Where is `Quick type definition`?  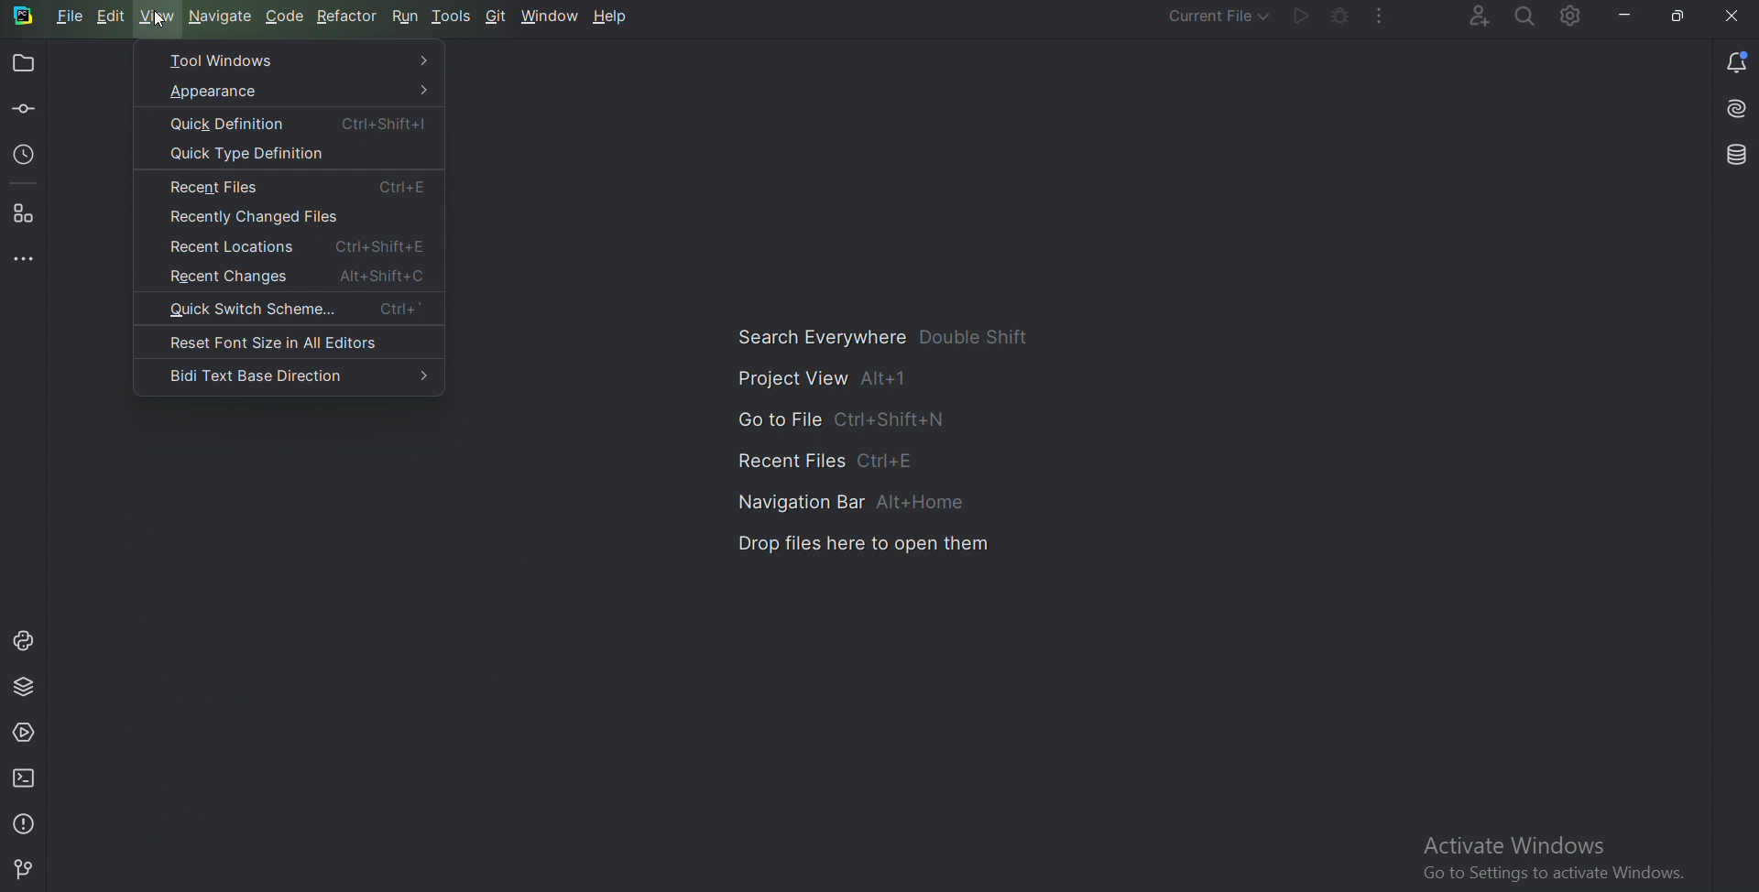 Quick type definition is located at coordinates (290, 154).